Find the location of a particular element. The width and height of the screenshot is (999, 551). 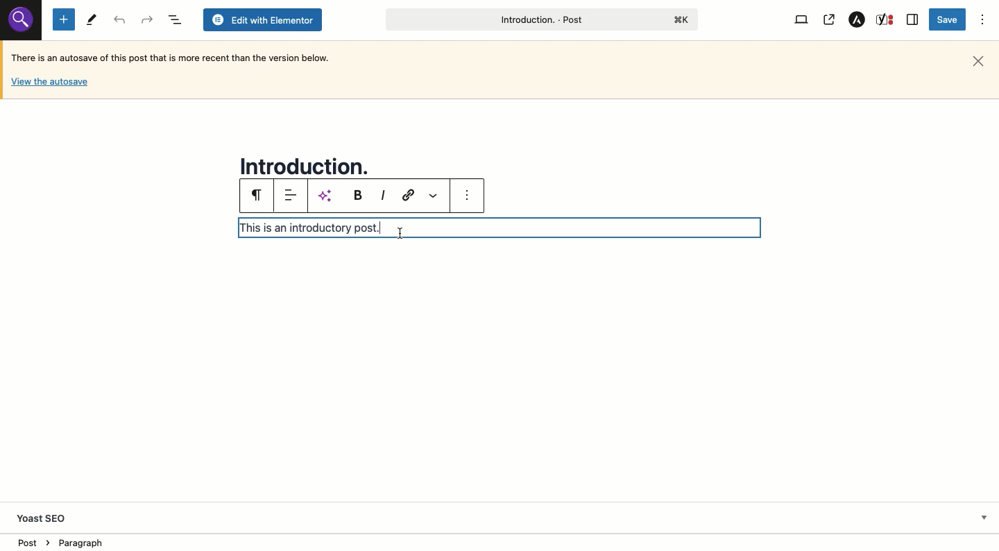

Astar is located at coordinates (857, 20).